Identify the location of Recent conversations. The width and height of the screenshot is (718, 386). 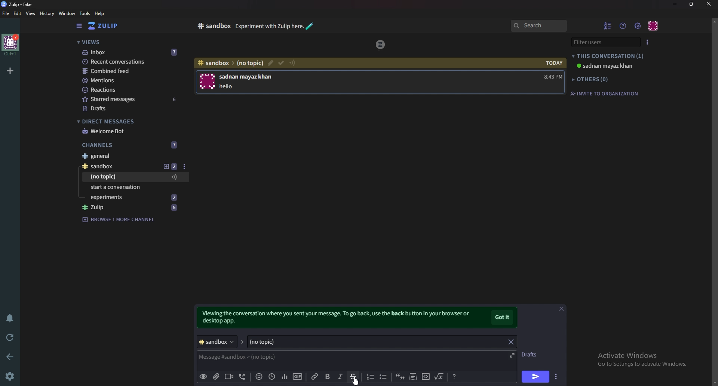
(135, 62).